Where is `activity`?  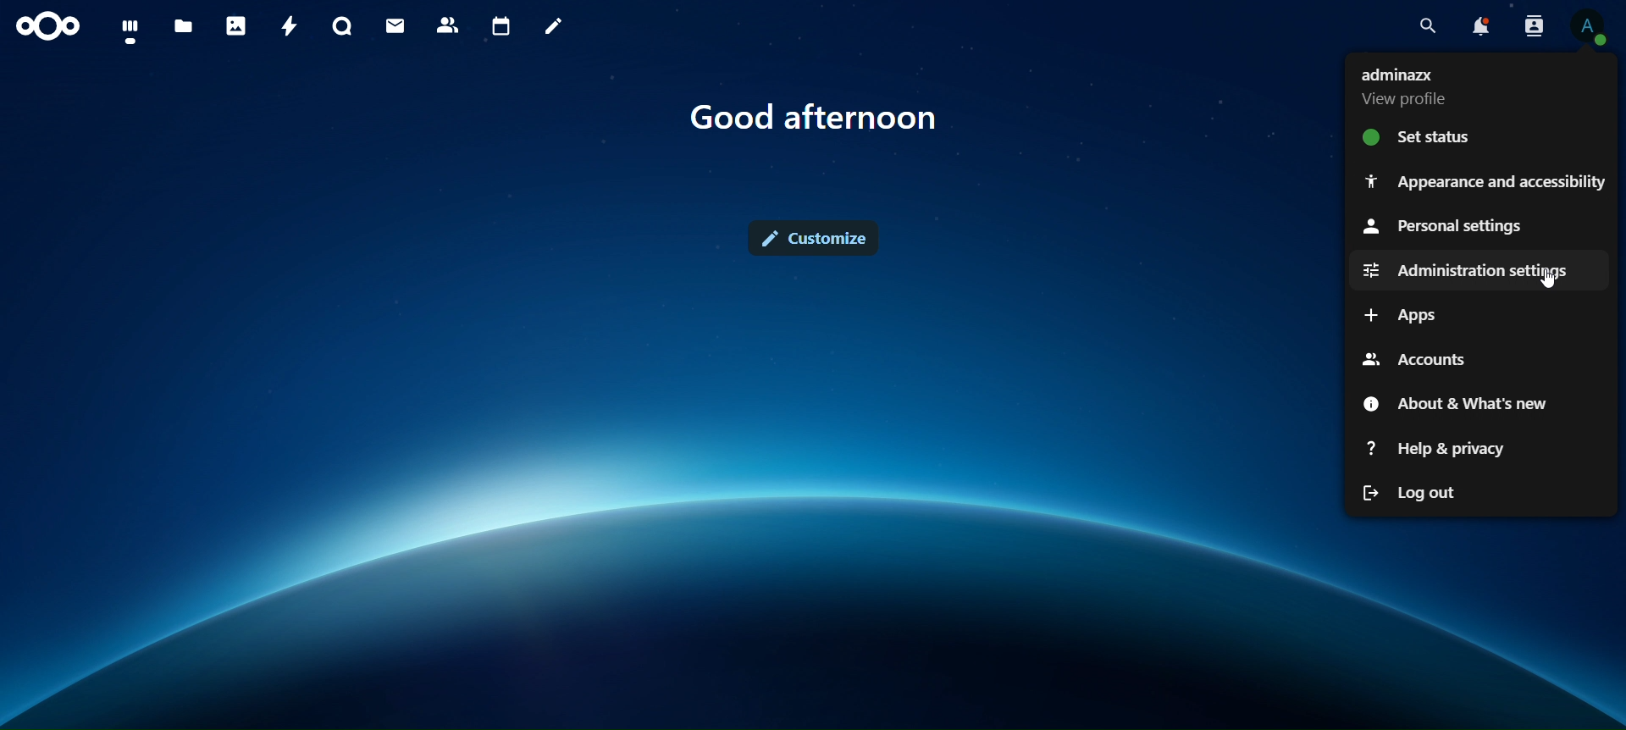 activity is located at coordinates (288, 27).